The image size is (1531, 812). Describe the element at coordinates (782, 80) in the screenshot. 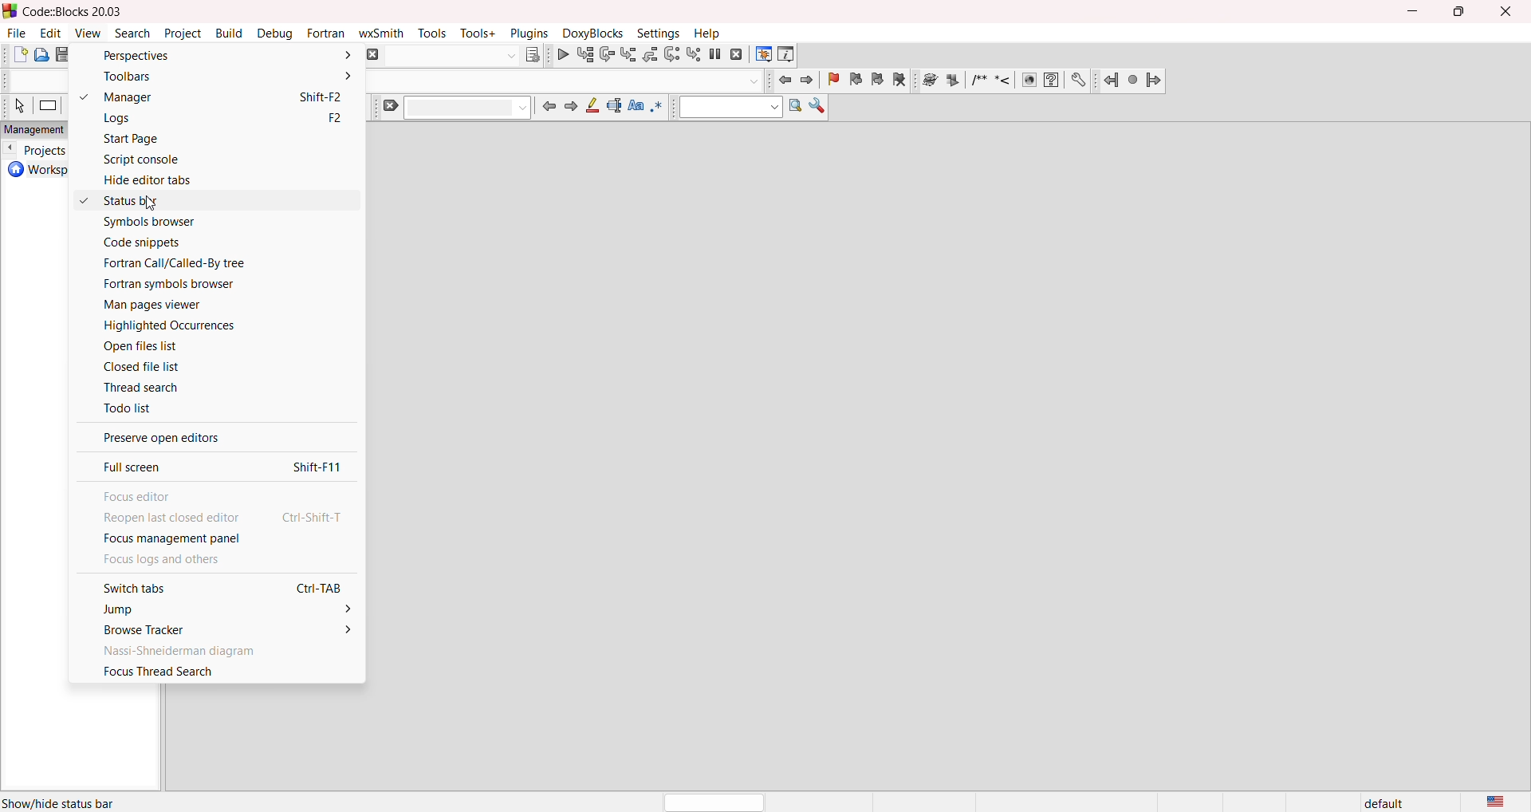

I see `jump to front` at that location.